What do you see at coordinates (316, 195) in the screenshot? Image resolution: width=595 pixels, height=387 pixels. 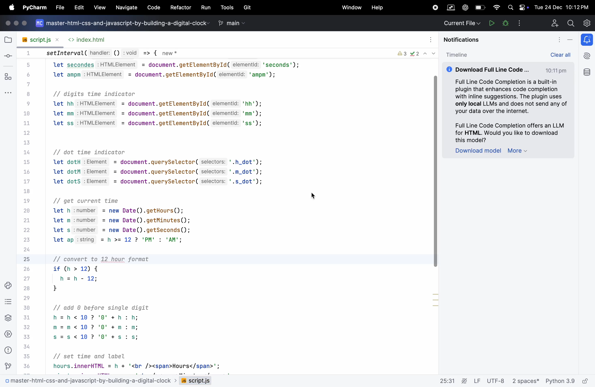 I see `cursor` at bounding box center [316, 195].